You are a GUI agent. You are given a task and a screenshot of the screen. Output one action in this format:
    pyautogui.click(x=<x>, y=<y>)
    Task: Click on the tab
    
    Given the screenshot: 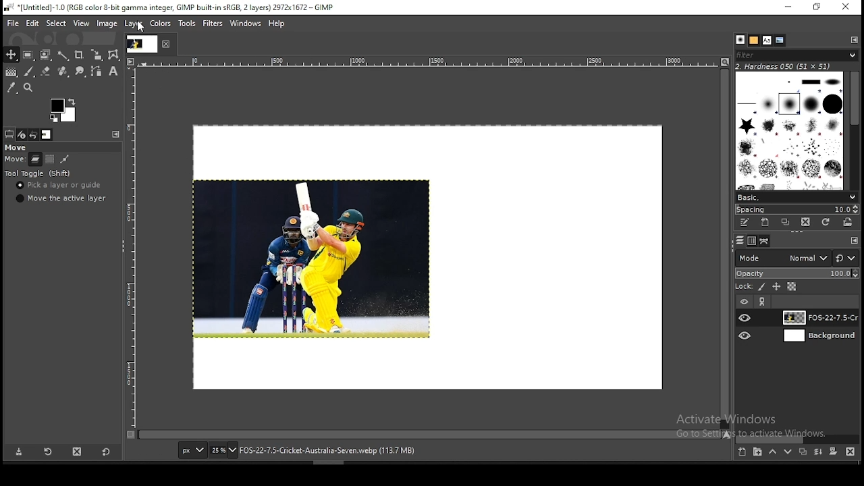 What is the action you would take?
    pyautogui.click(x=141, y=44)
    